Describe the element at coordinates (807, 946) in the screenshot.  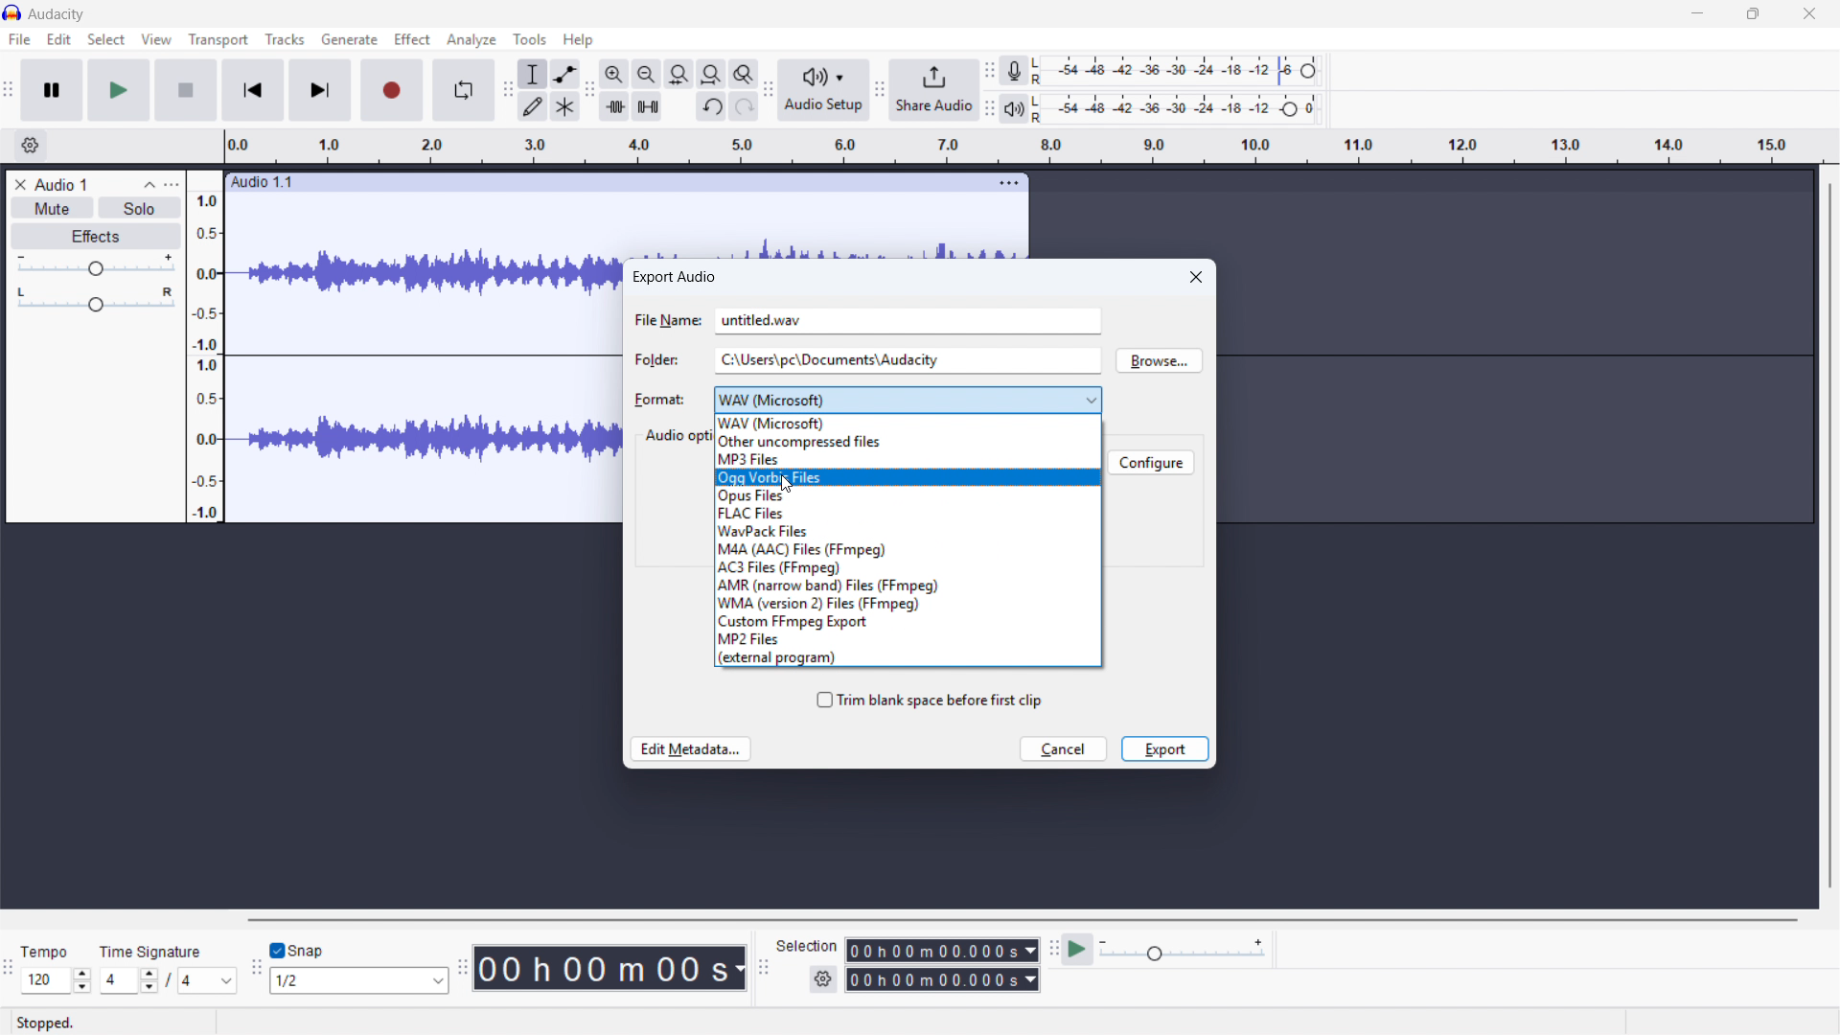
I see `selection` at that location.